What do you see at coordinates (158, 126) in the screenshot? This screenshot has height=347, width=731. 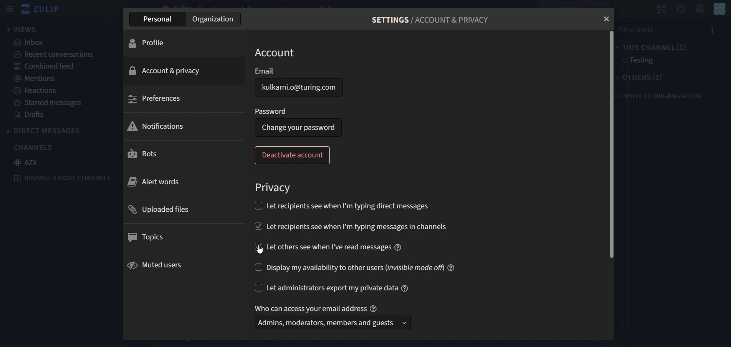 I see `notifications` at bounding box center [158, 126].